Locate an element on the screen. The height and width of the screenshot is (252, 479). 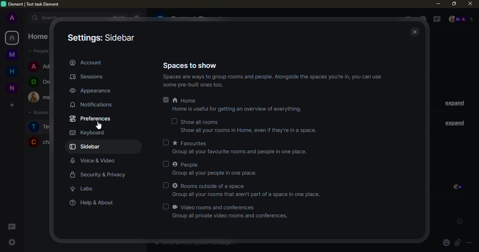
expand is located at coordinates (24, 17).